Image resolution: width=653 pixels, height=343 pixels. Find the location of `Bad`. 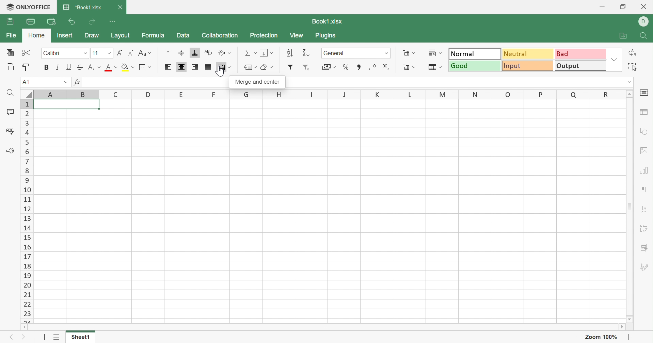

Bad is located at coordinates (580, 53).